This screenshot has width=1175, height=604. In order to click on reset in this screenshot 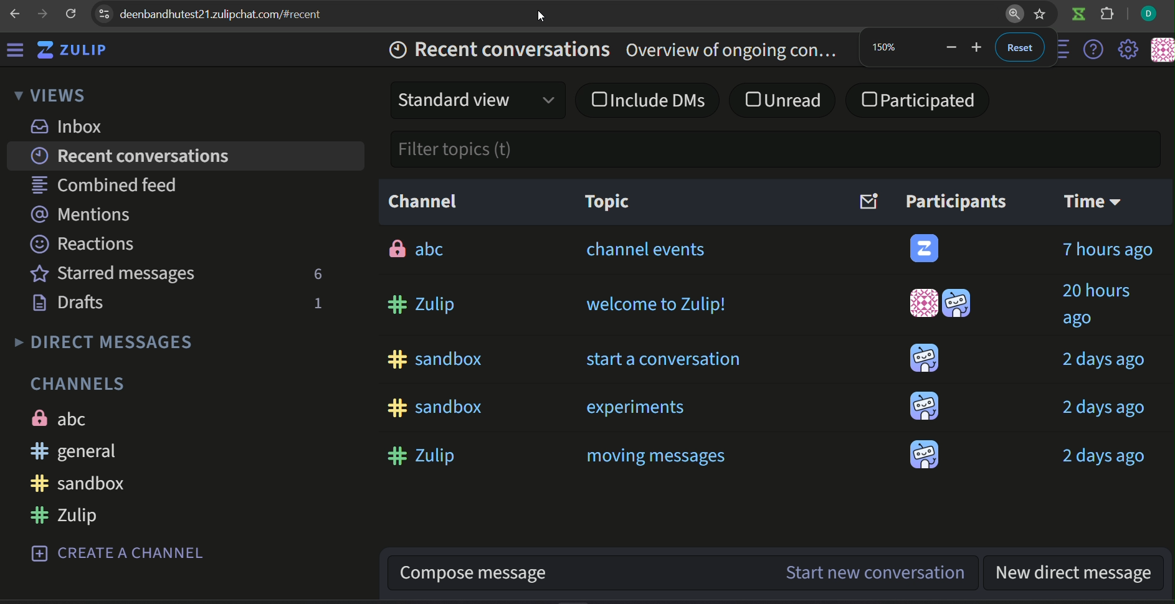, I will do `click(1020, 48)`.